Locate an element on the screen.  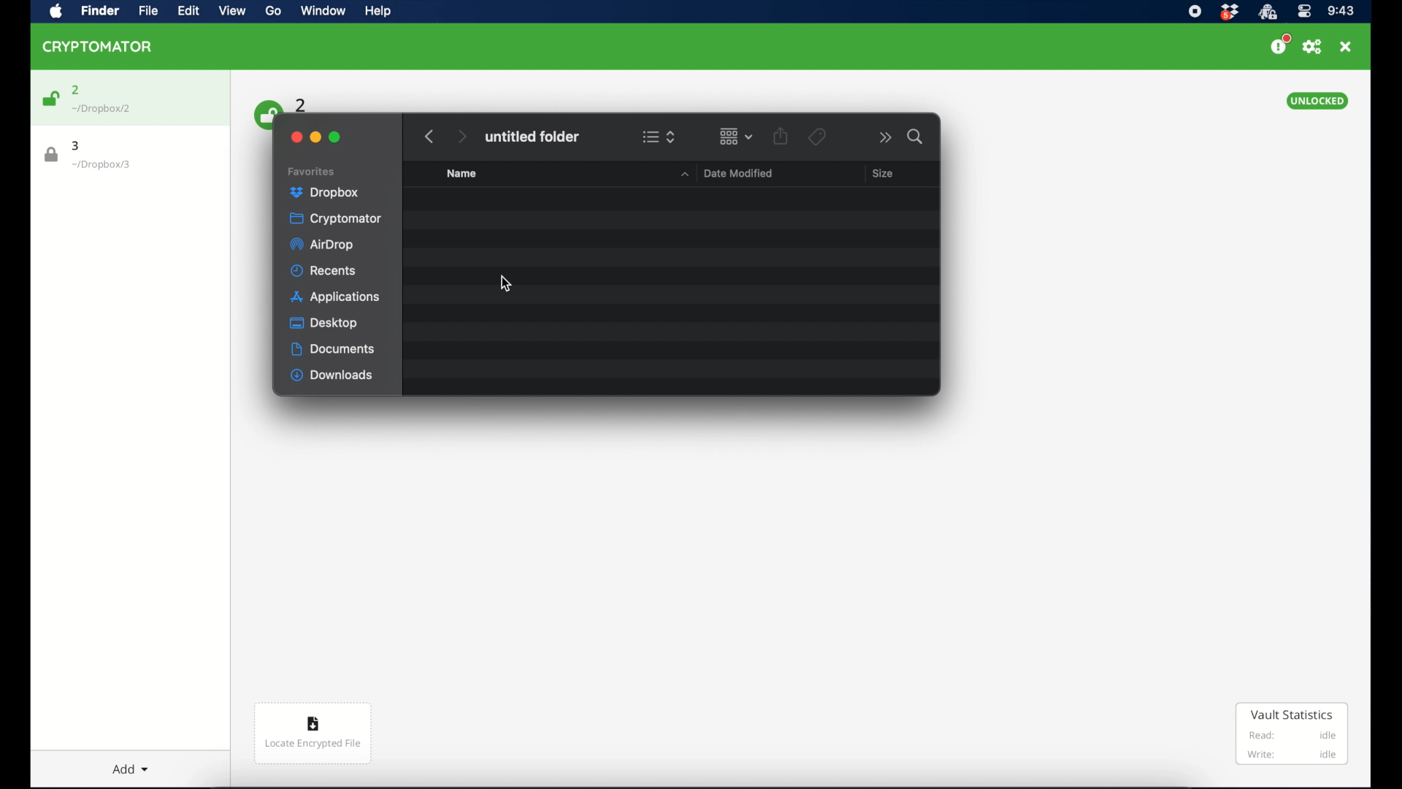
airdrop is located at coordinates (321, 245).